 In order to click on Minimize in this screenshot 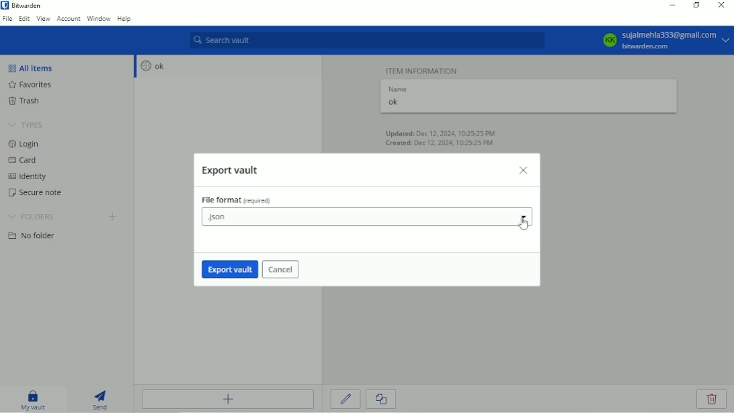, I will do `click(670, 5)`.